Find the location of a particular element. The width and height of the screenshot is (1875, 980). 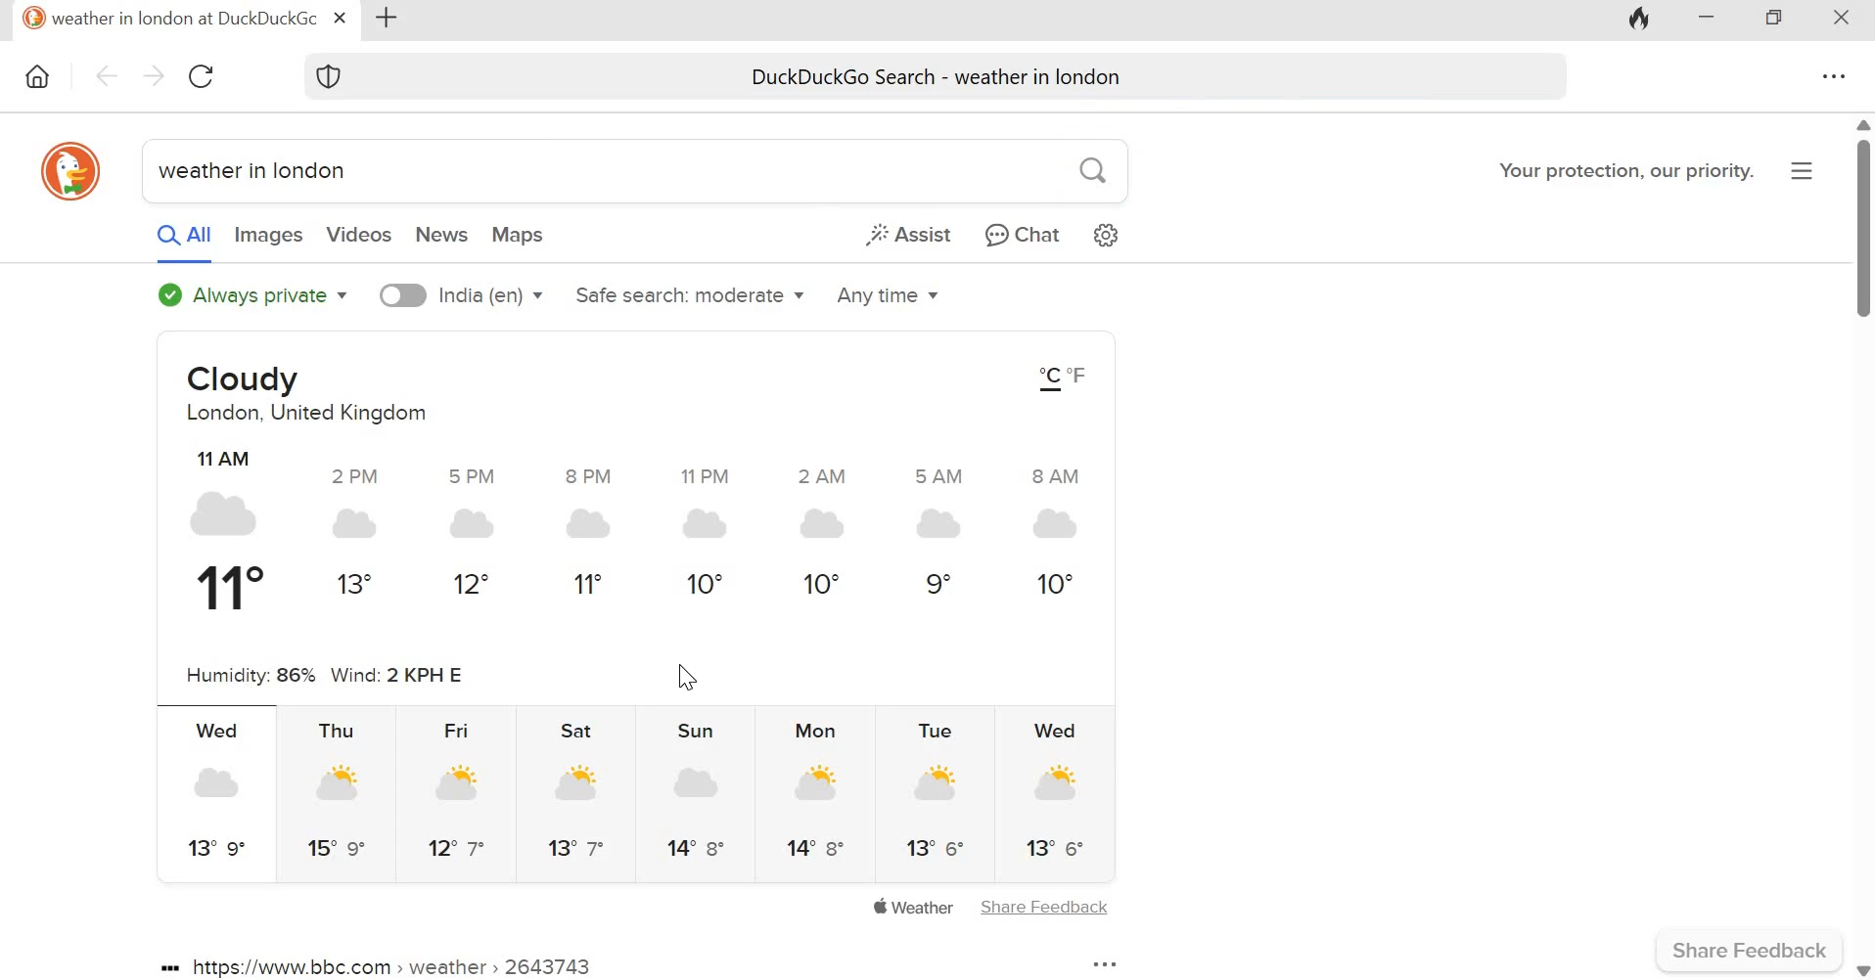

Indicates cloudy is located at coordinates (354, 523).